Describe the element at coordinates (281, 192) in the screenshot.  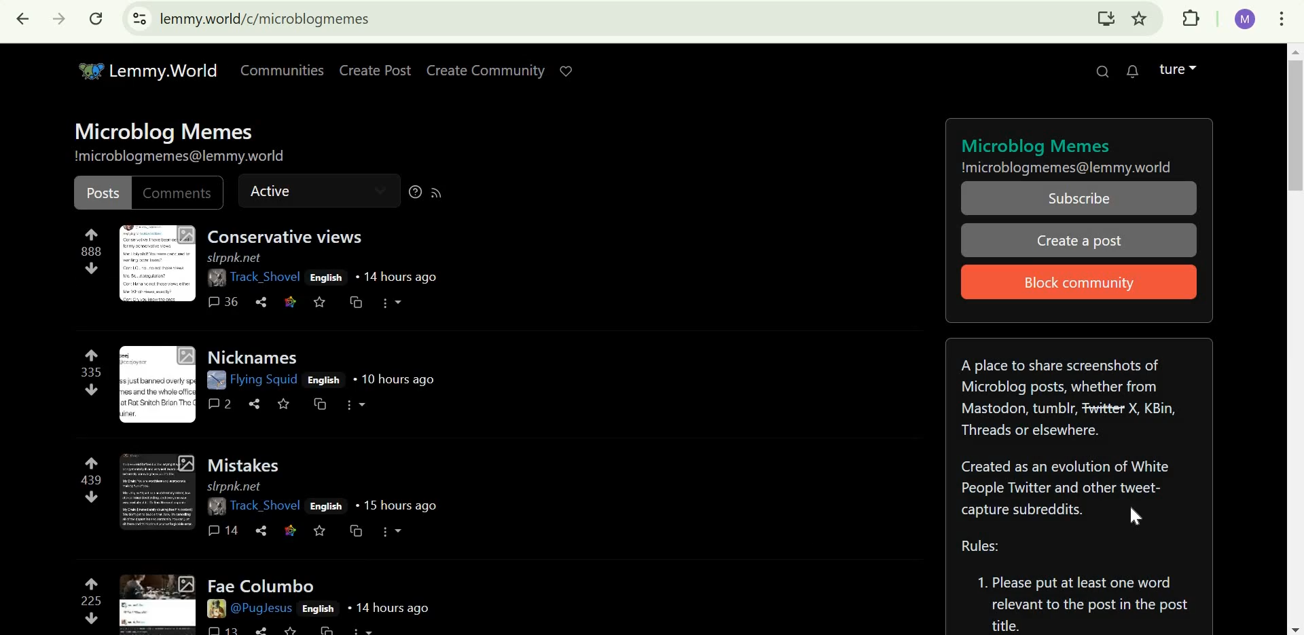
I see `Active` at that location.